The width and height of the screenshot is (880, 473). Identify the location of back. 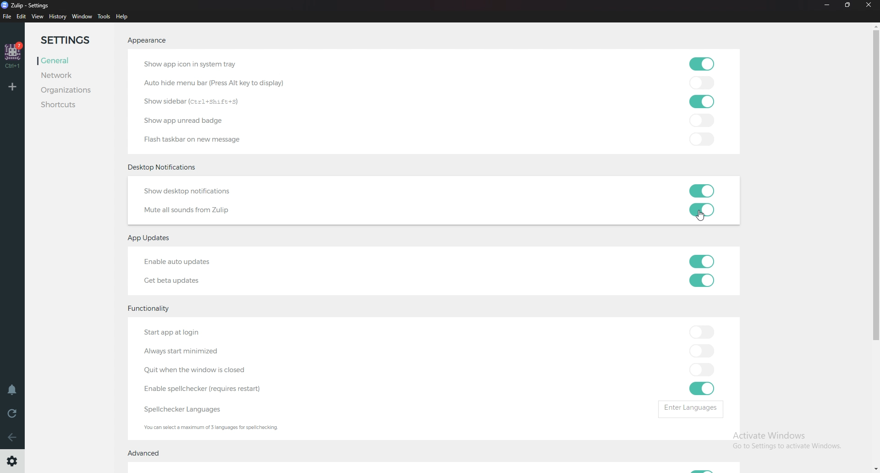
(12, 434).